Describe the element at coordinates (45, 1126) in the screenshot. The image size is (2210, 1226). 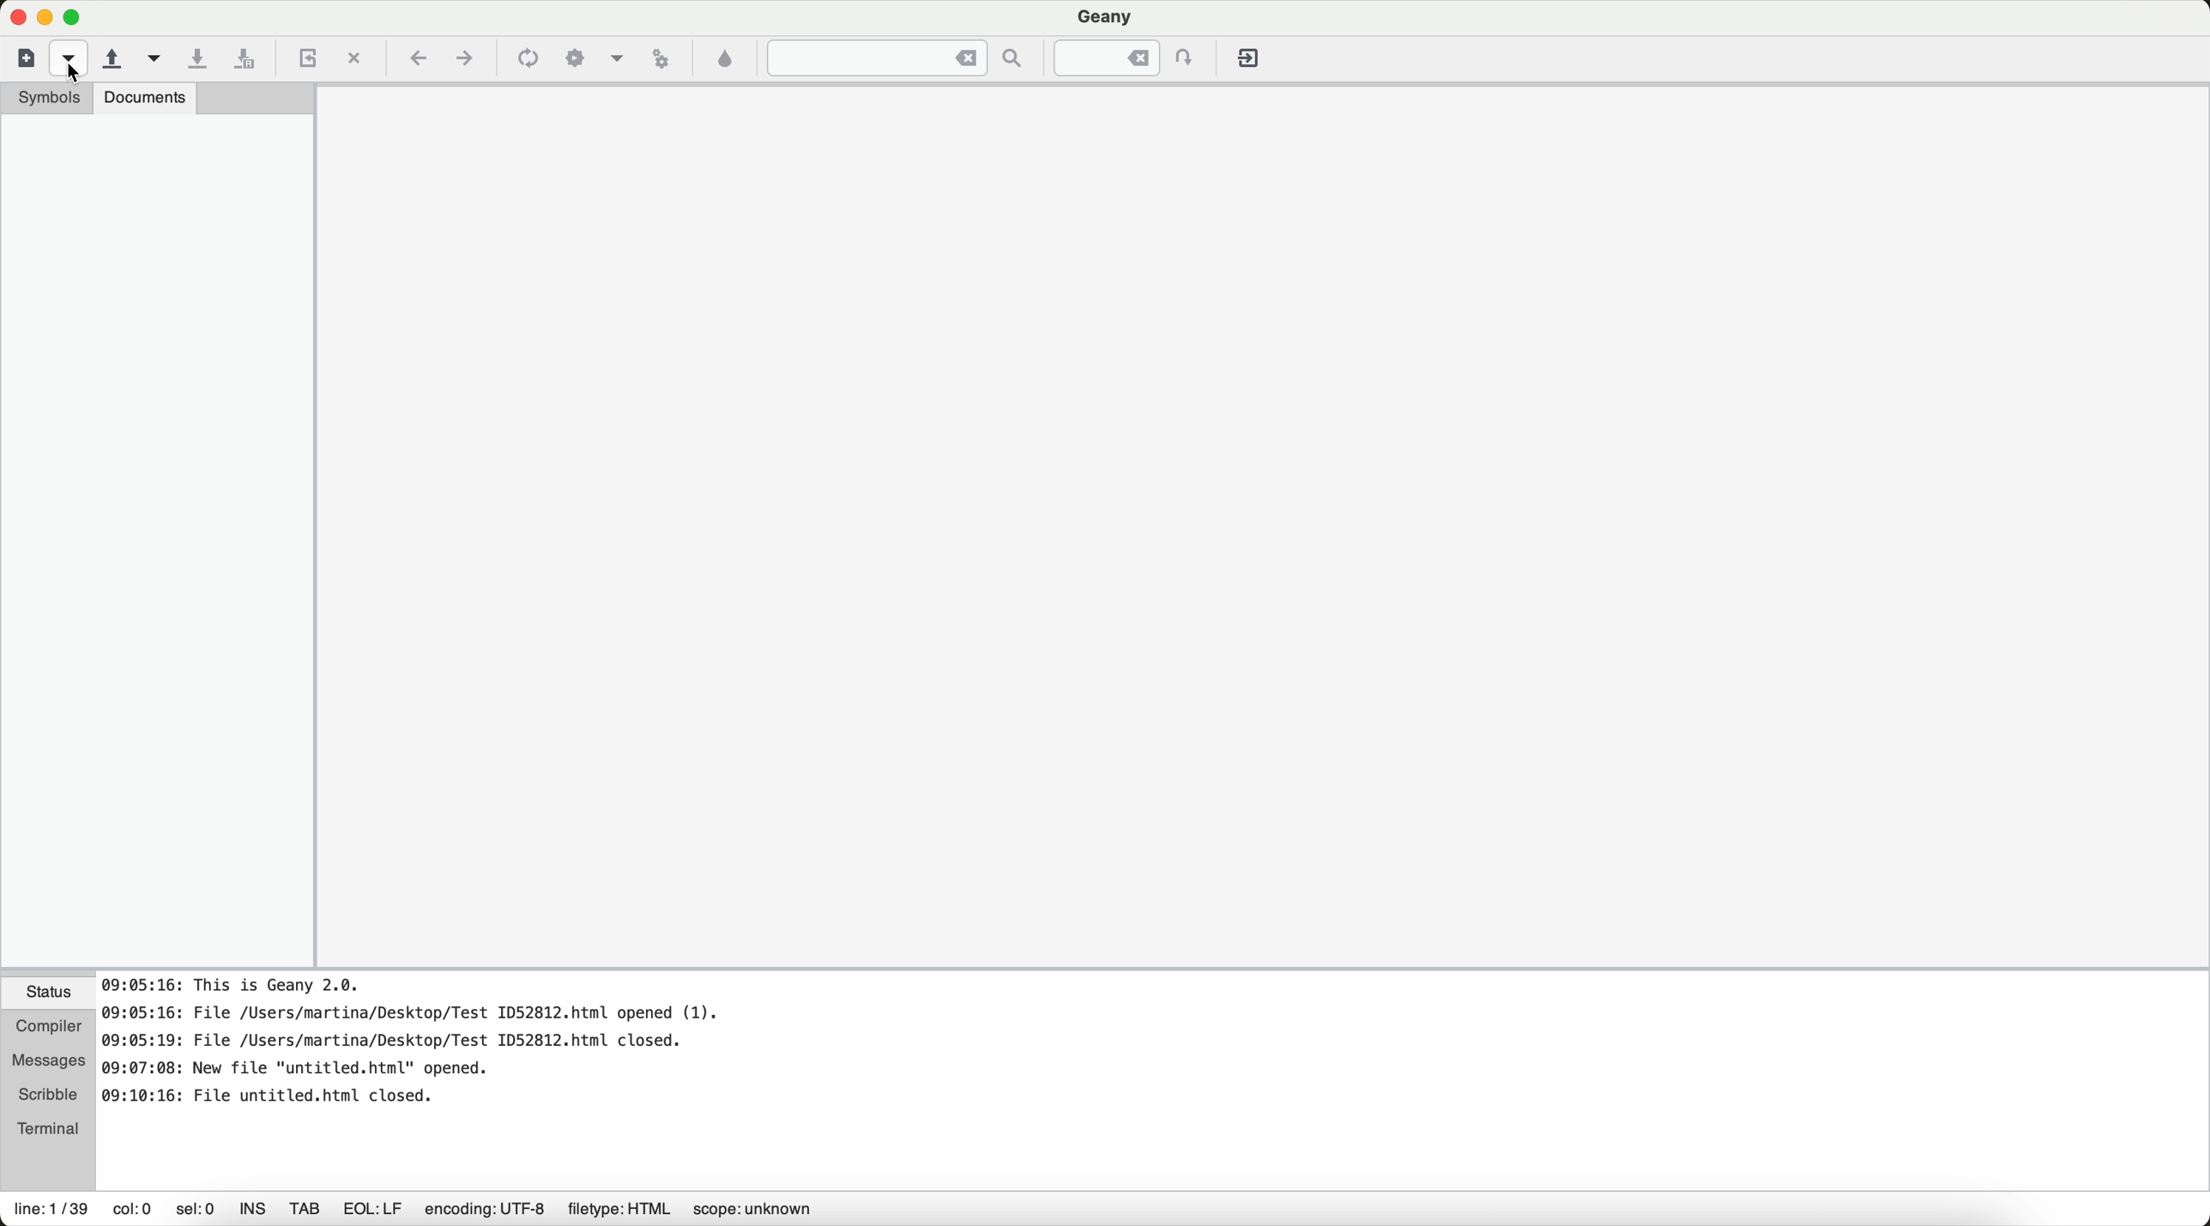
I see `terminal` at that location.